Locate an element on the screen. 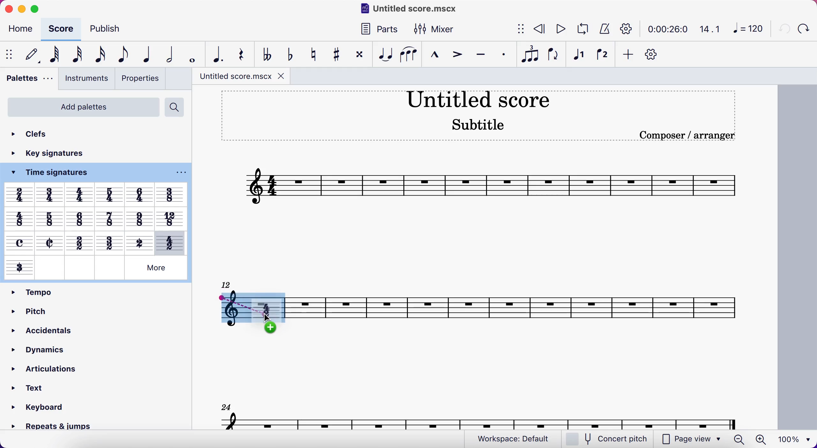 This screenshot has height=448, width=817. dynamics is located at coordinates (46, 348).